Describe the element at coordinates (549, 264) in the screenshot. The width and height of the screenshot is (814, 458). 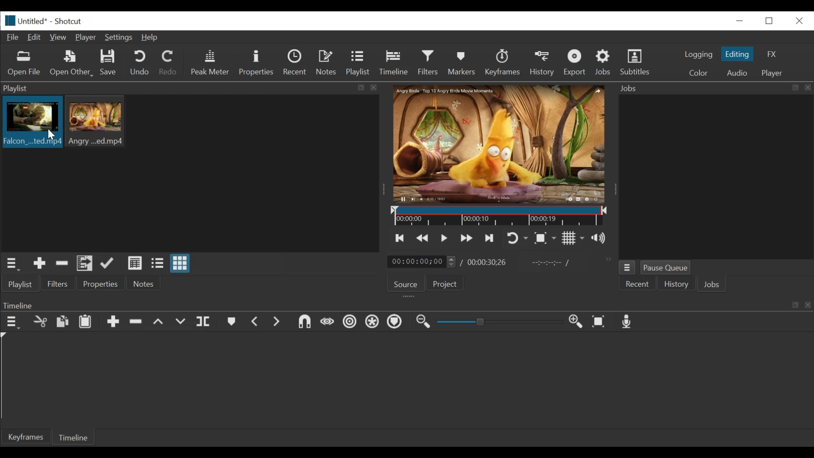
I see `in point` at that location.